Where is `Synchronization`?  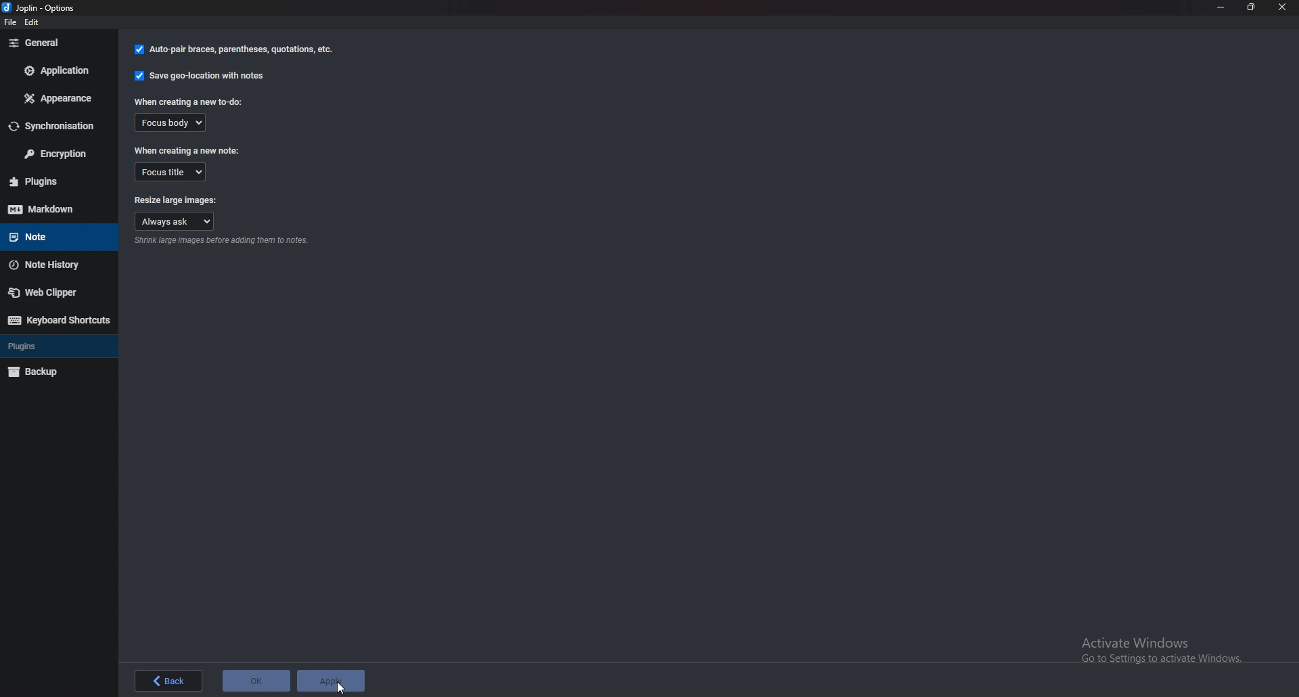
Synchronization is located at coordinates (55, 127).